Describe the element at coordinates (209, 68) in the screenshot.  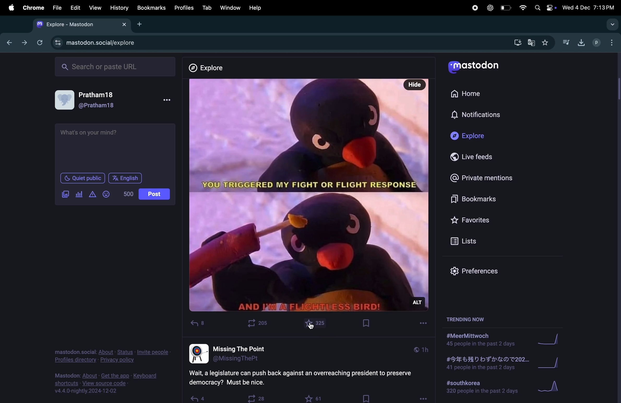
I see `explore` at that location.